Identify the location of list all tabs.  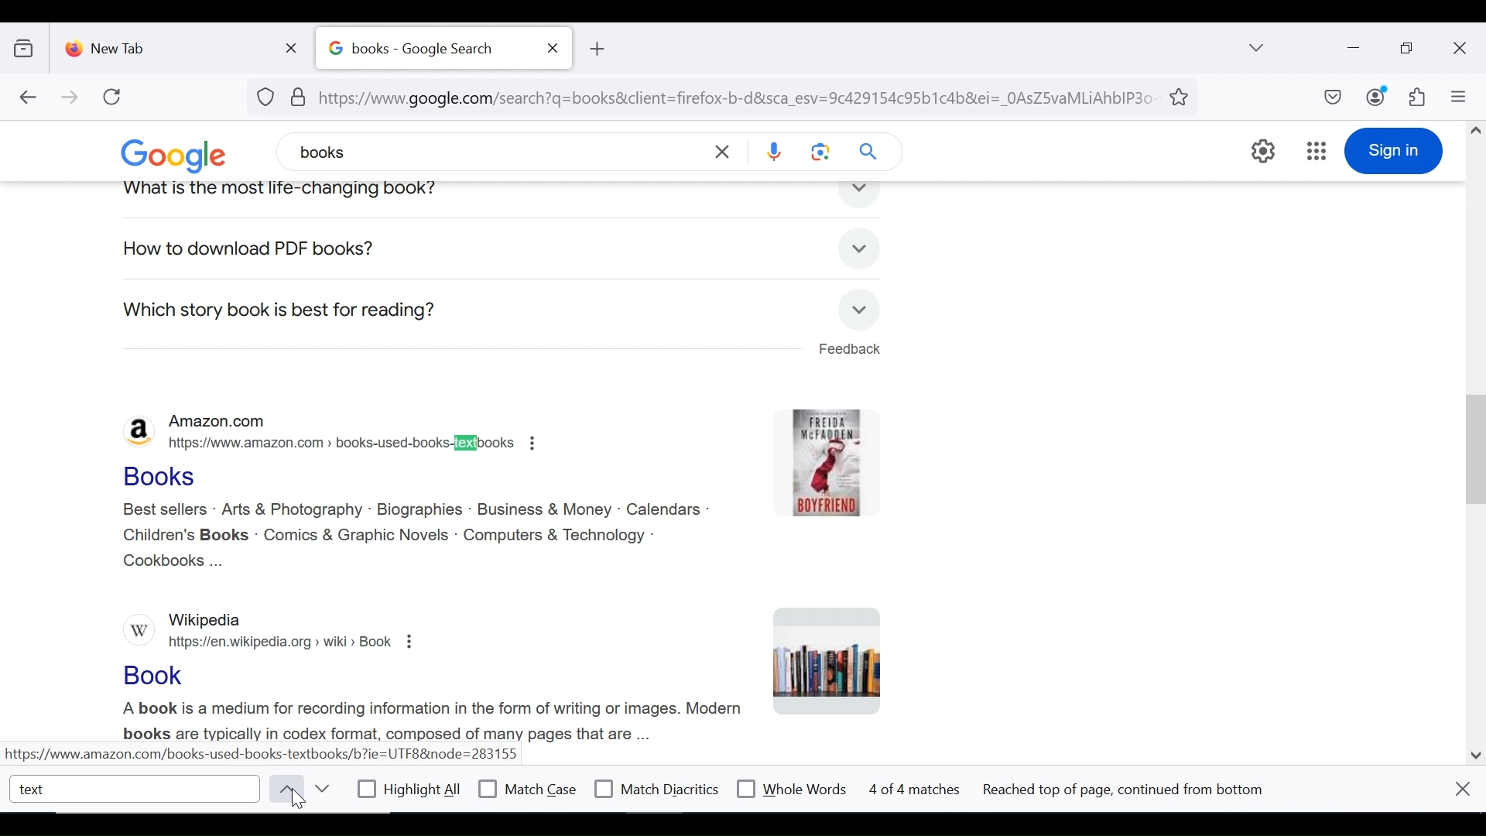
(1258, 47).